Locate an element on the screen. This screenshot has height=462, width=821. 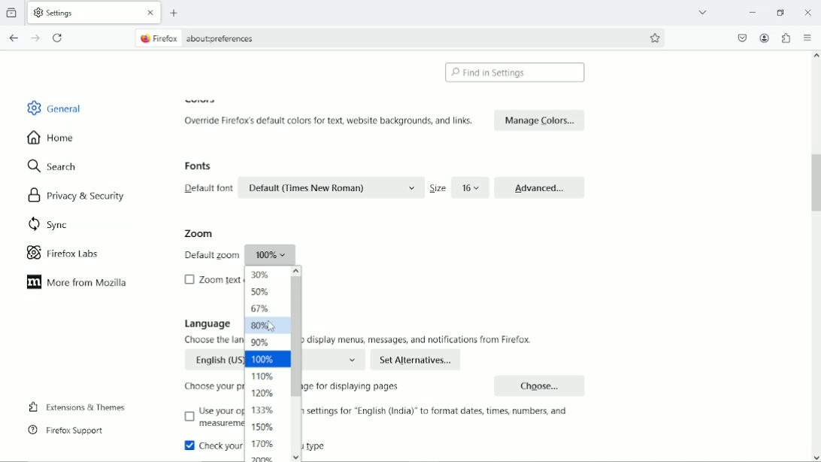
90% is located at coordinates (261, 342).